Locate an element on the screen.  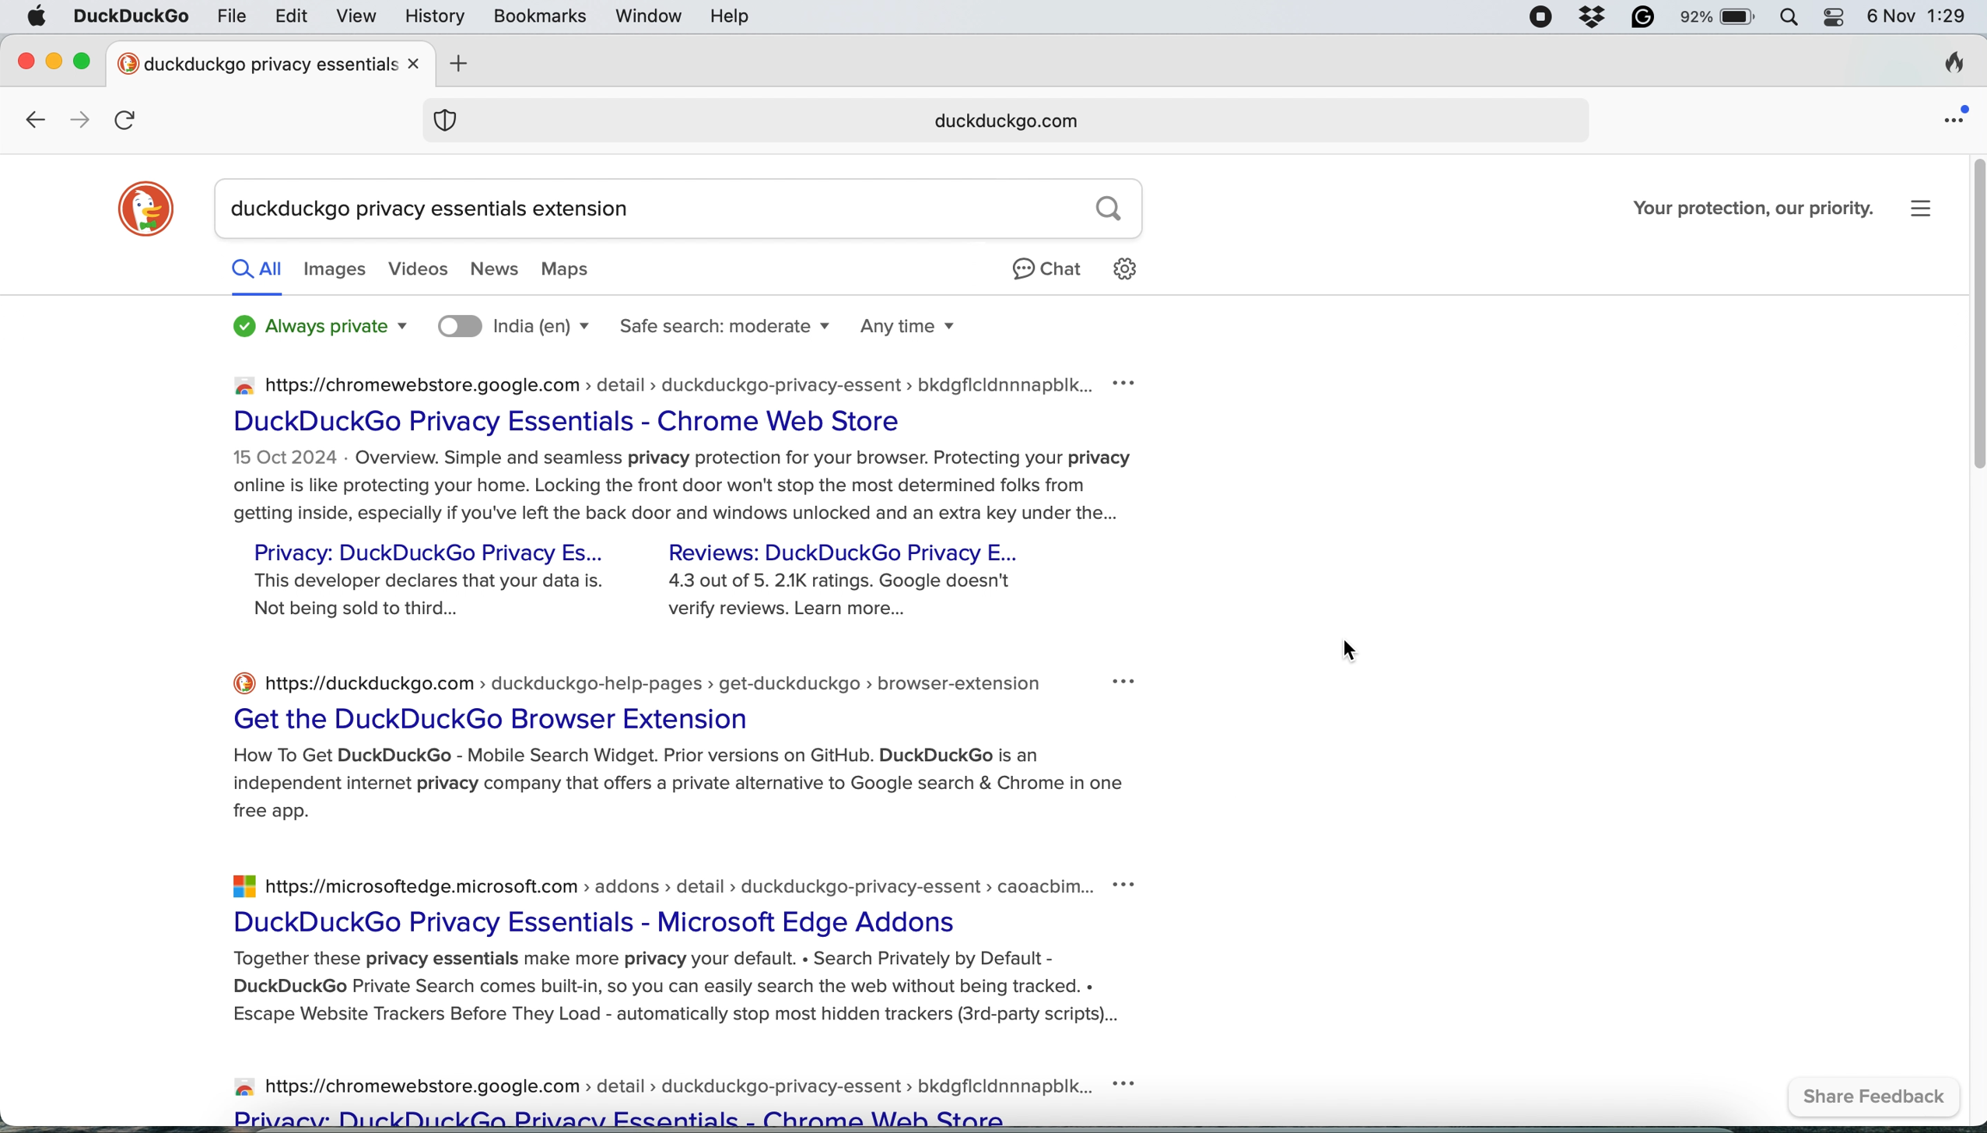
spotlight search is located at coordinates (1791, 16).